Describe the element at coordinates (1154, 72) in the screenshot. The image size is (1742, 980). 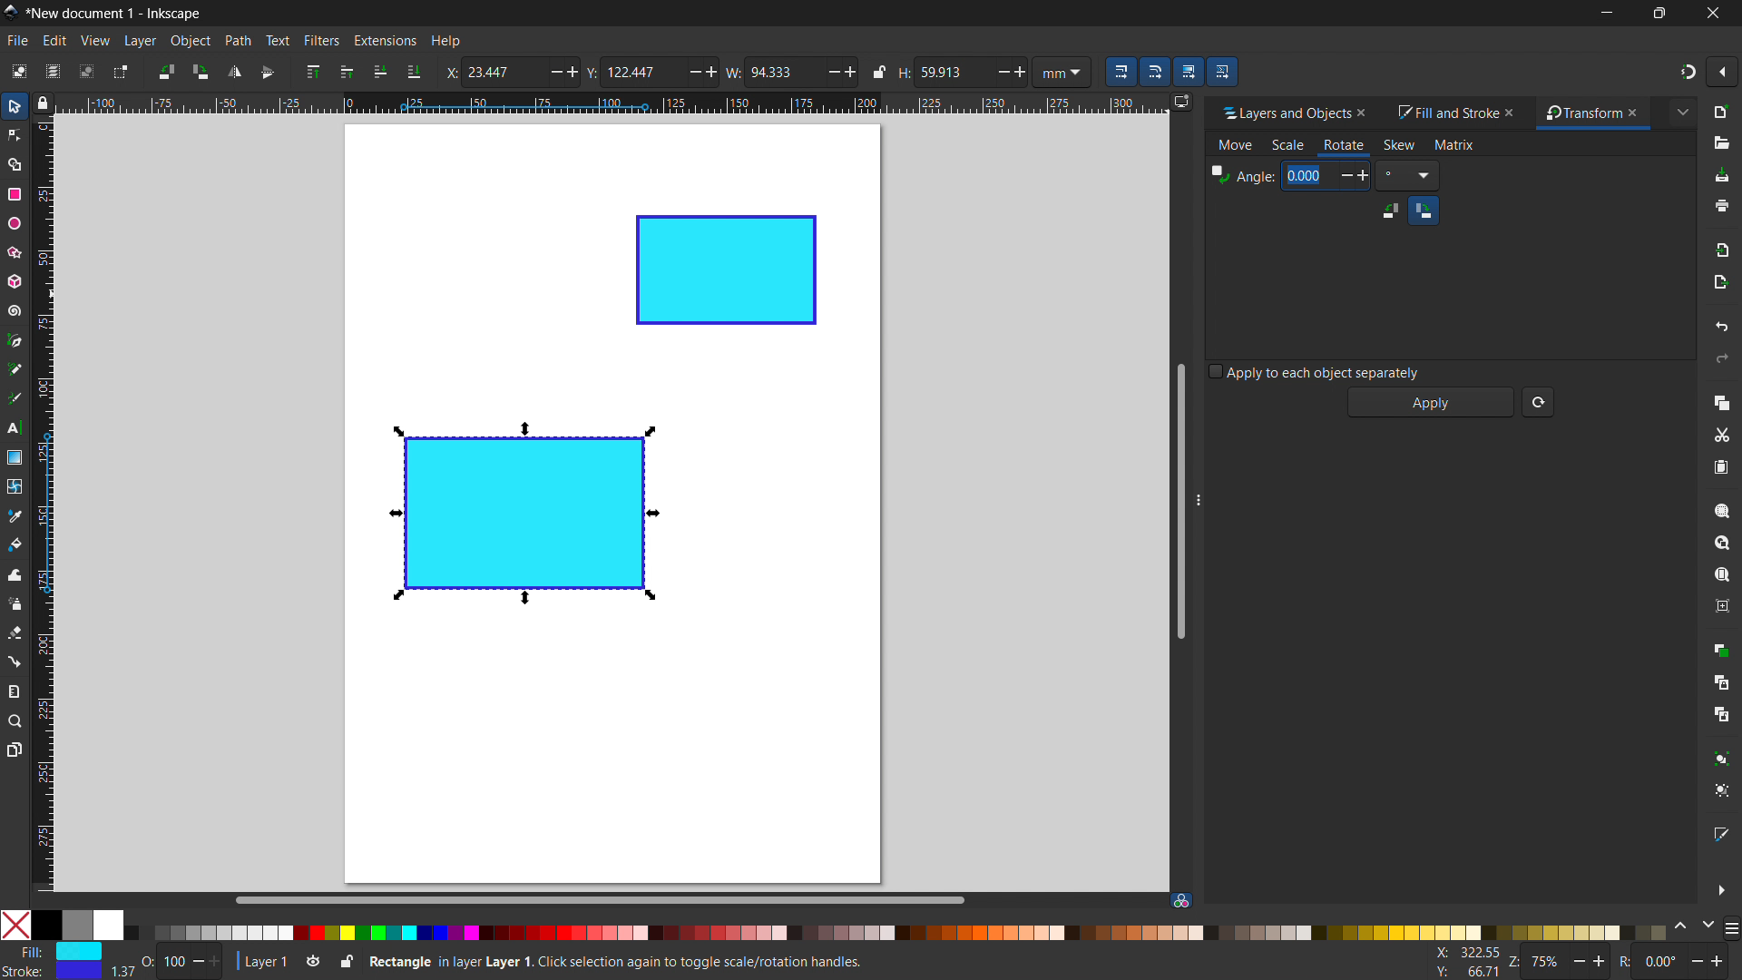
I see `when scaling rectangle, scale the radii of the rounded corners` at that location.